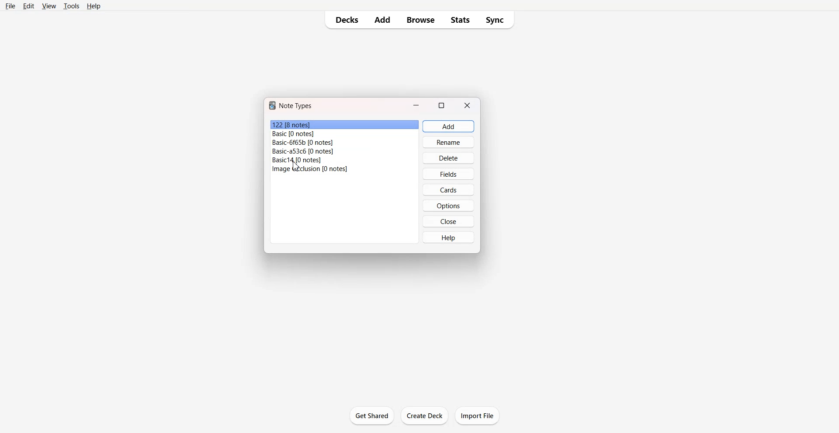 This screenshot has height=433, width=839. What do you see at coordinates (344, 160) in the screenshot?
I see `File` at bounding box center [344, 160].